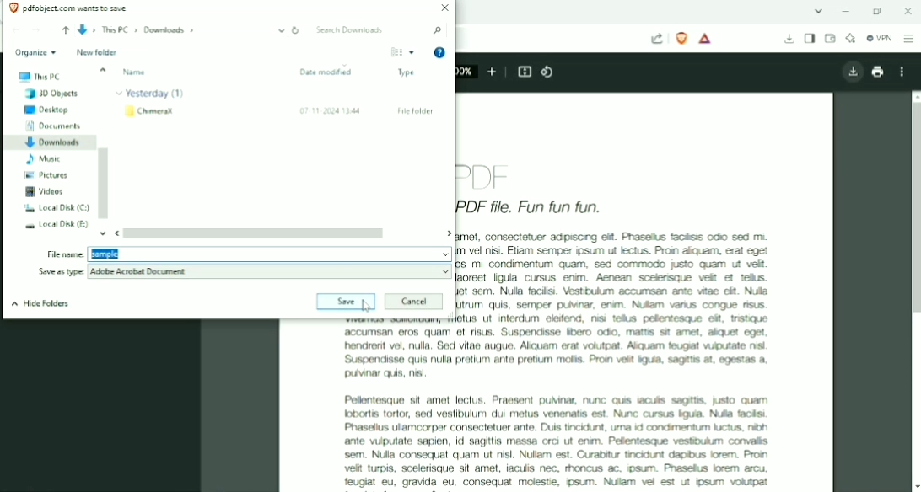 This screenshot has height=492, width=921. I want to click on Local Disk (E:), so click(57, 224).